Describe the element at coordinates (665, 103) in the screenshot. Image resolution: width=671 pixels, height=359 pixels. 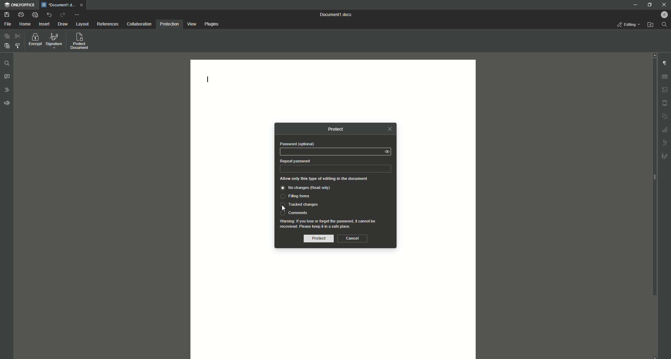
I see `Header/Footer settings` at that location.